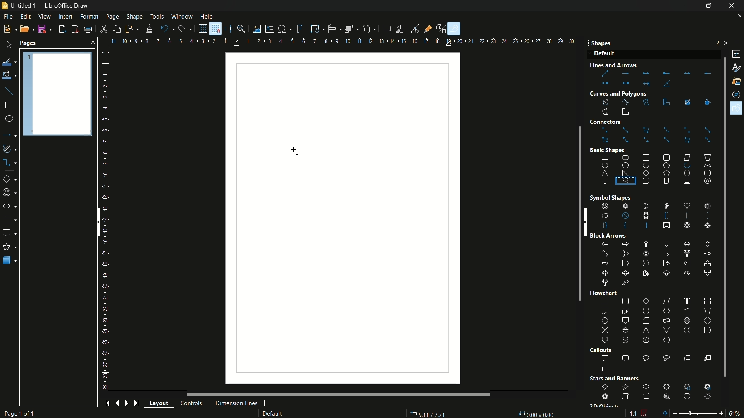 This screenshot has width=744, height=418. I want to click on curves and polygons, so click(11, 149).